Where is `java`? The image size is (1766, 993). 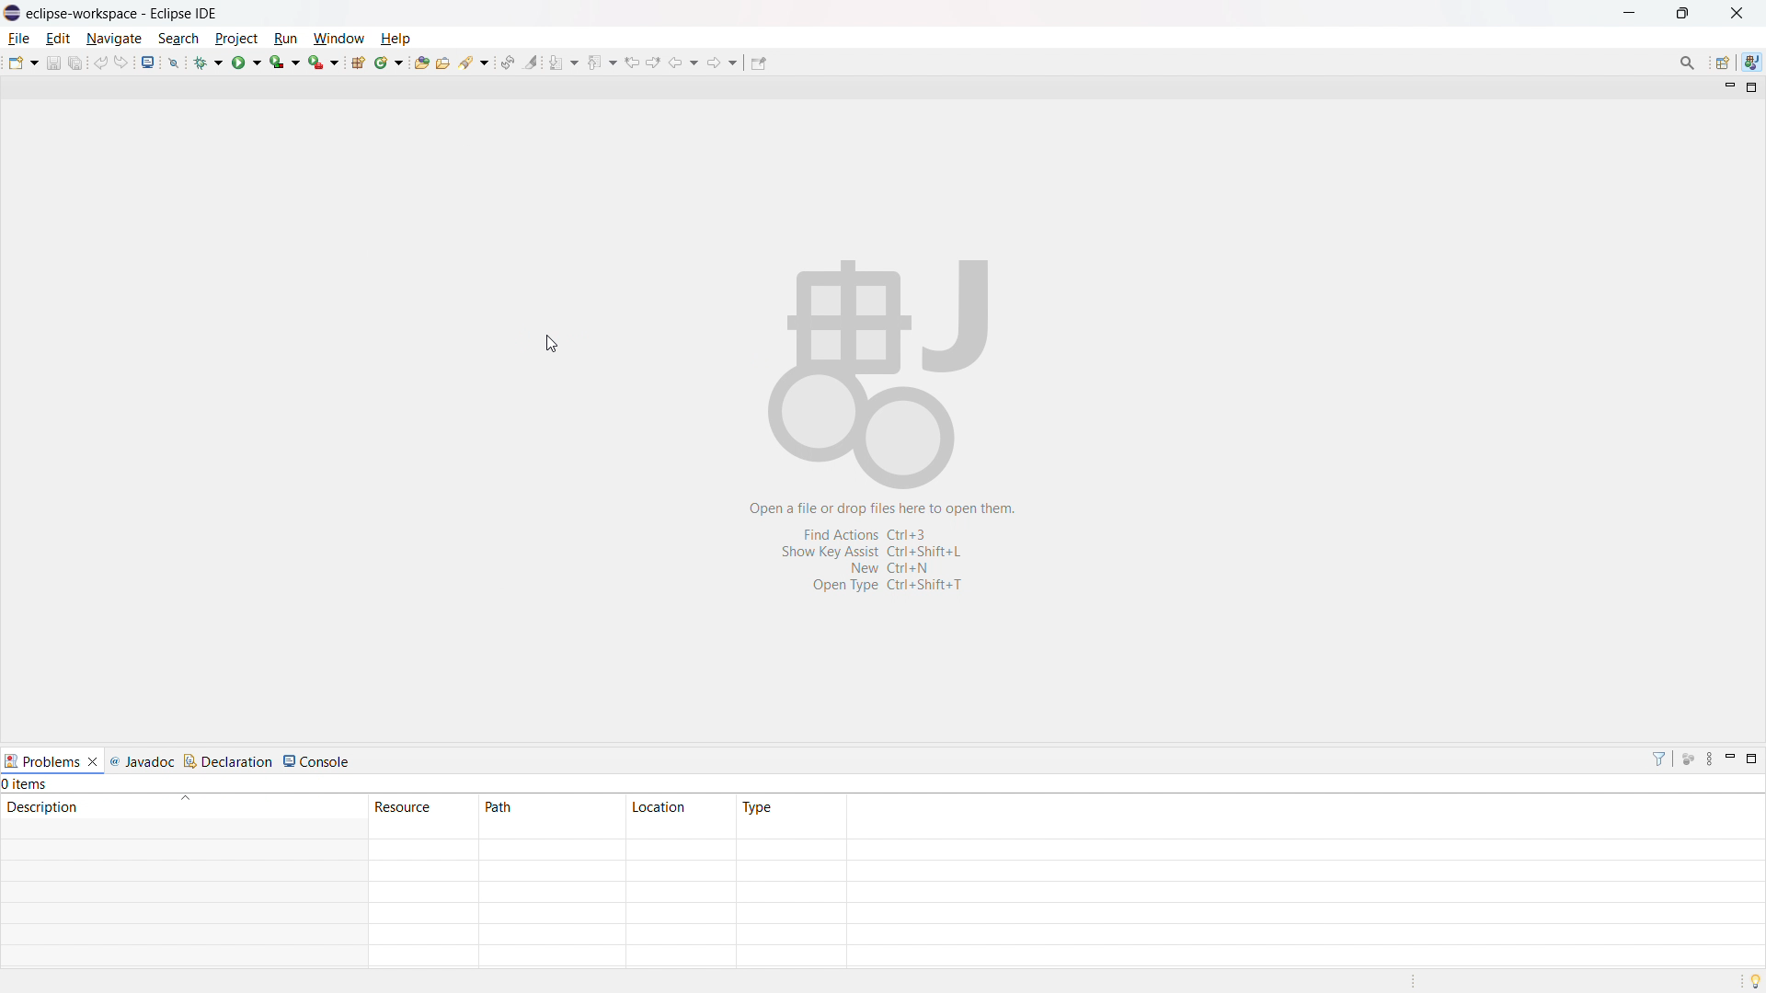
java is located at coordinates (1753, 61).